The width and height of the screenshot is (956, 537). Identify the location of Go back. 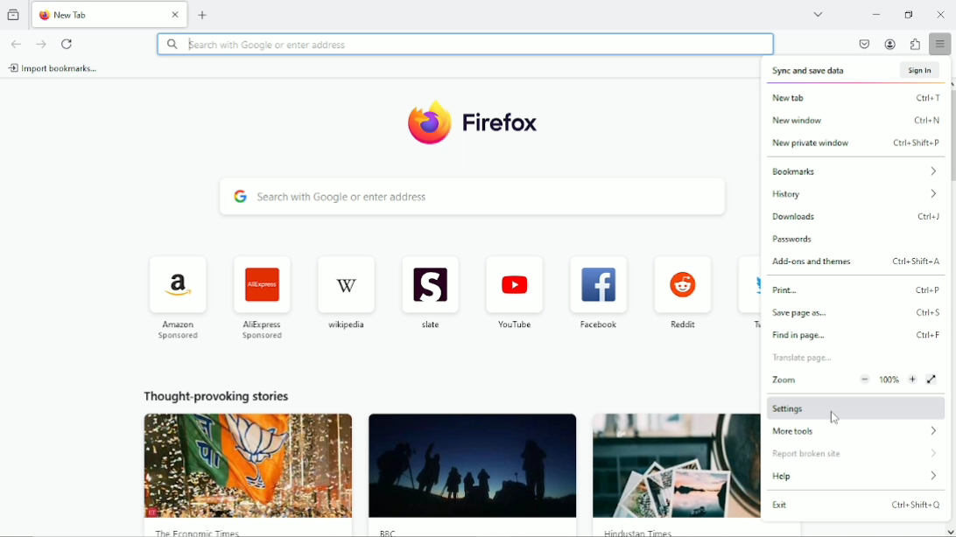
(16, 43).